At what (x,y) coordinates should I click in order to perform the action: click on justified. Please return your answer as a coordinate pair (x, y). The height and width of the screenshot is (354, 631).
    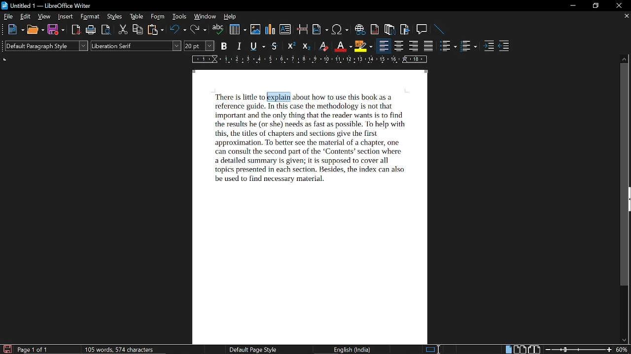
    Looking at the image, I should click on (429, 47).